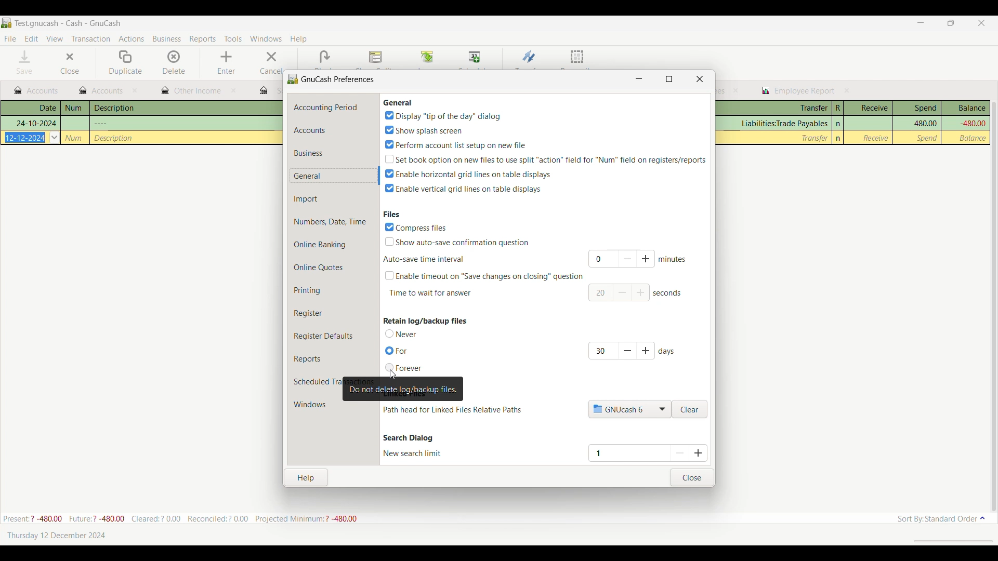  I want to click on Section title, so click(391, 213).